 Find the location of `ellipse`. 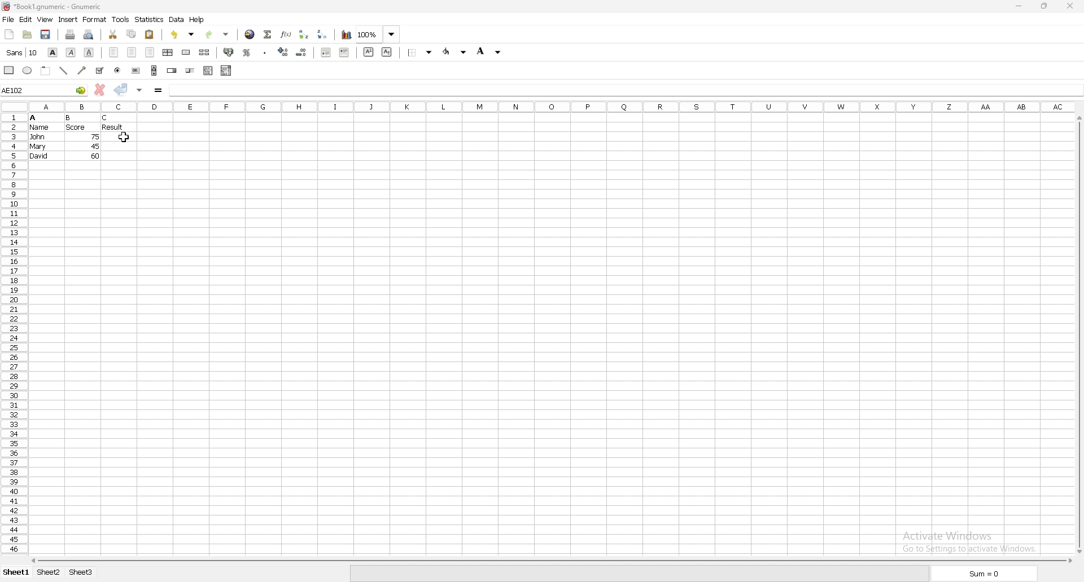

ellipse is located at coordinates (28, 70).